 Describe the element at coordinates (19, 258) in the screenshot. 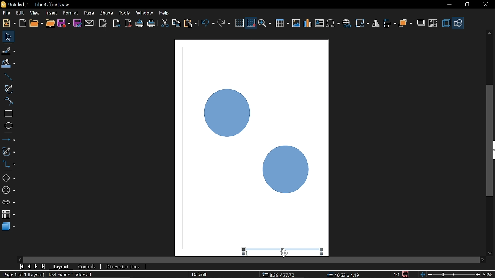

I see `Move left` at that location.